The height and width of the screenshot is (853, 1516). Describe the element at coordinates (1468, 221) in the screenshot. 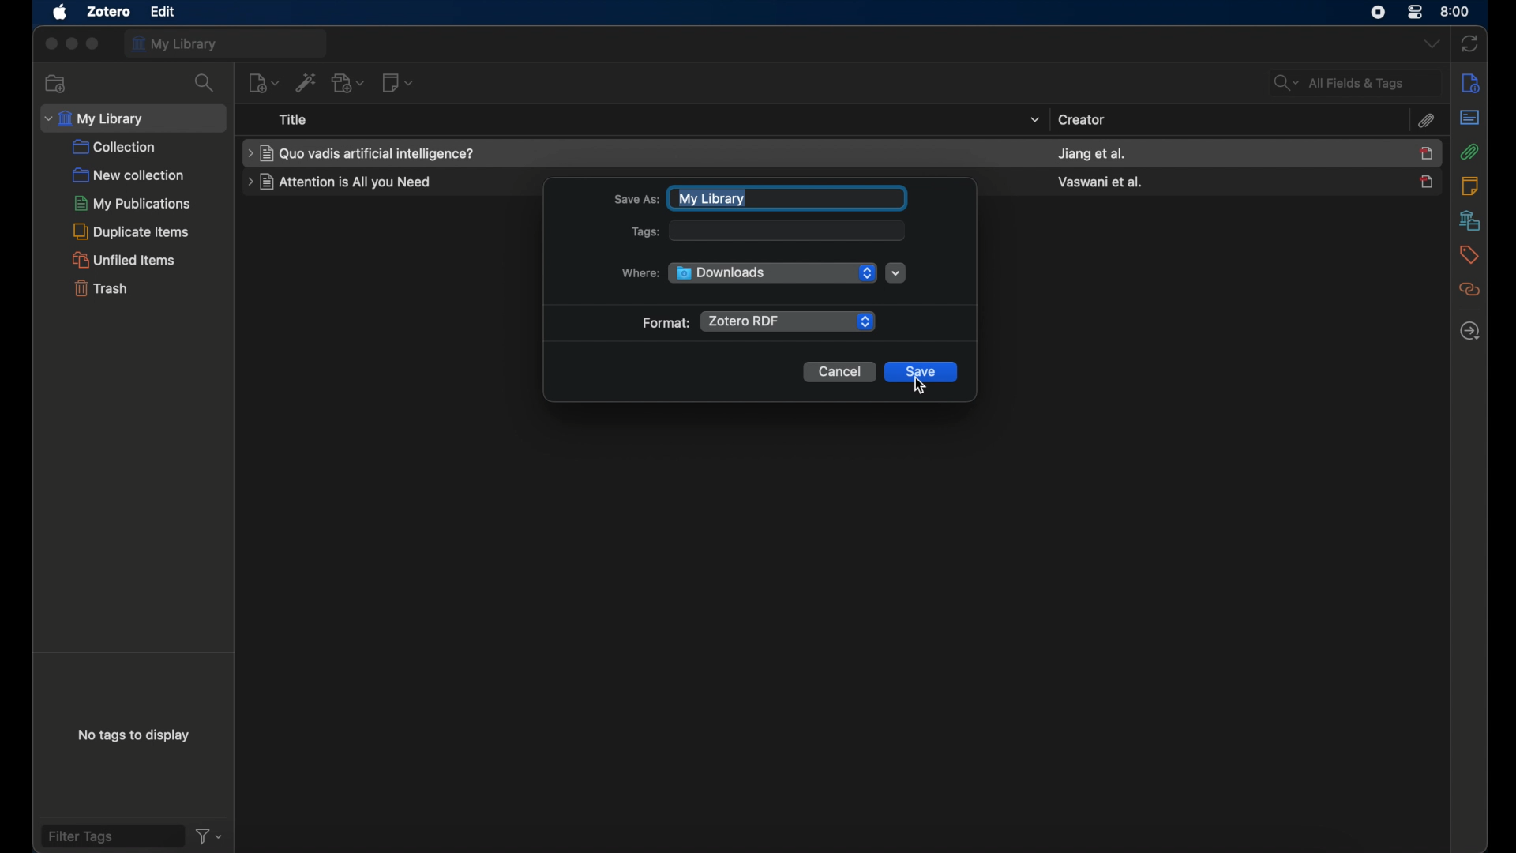

I see `libraries and collections` at that location.